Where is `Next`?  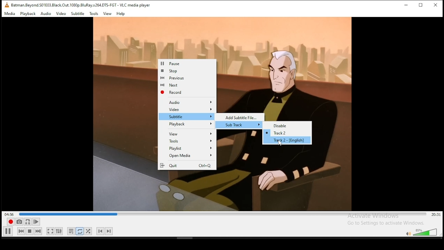
Next is located at coordinates (186, 85).